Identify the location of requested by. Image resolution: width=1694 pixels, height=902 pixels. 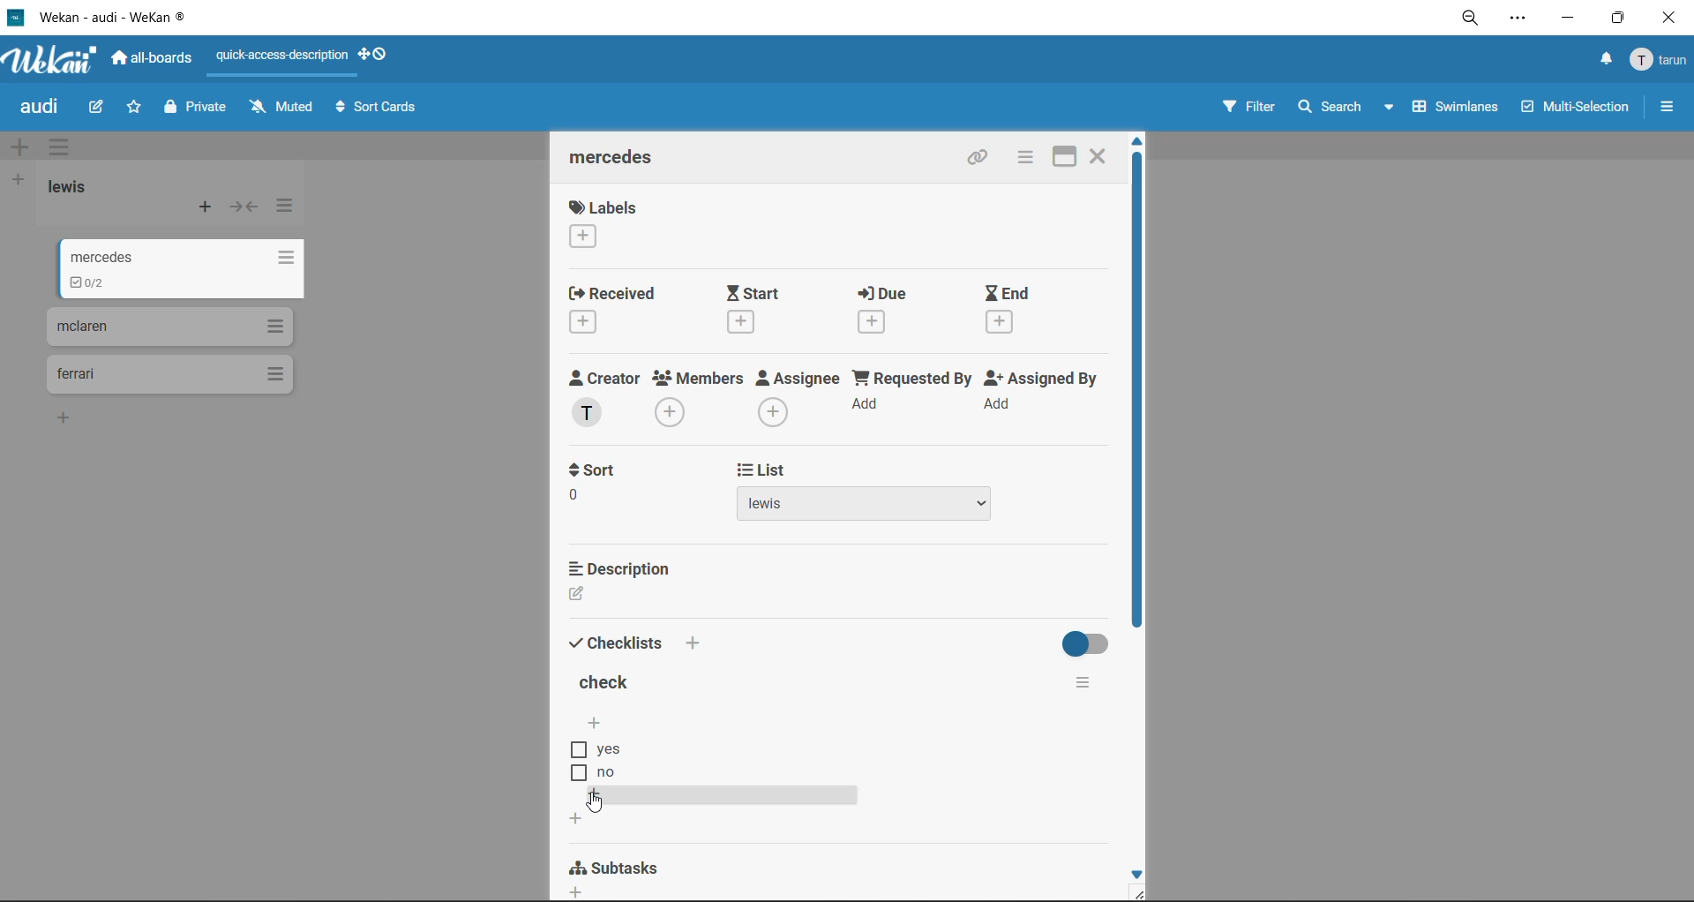
(910, 380).